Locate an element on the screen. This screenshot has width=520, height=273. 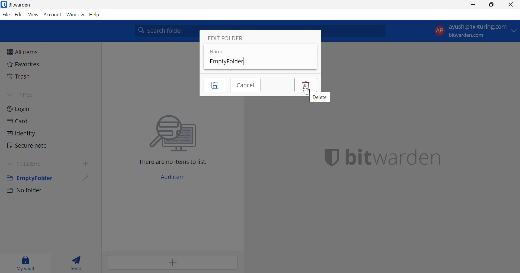
All items is located at coordinates (24, 52).